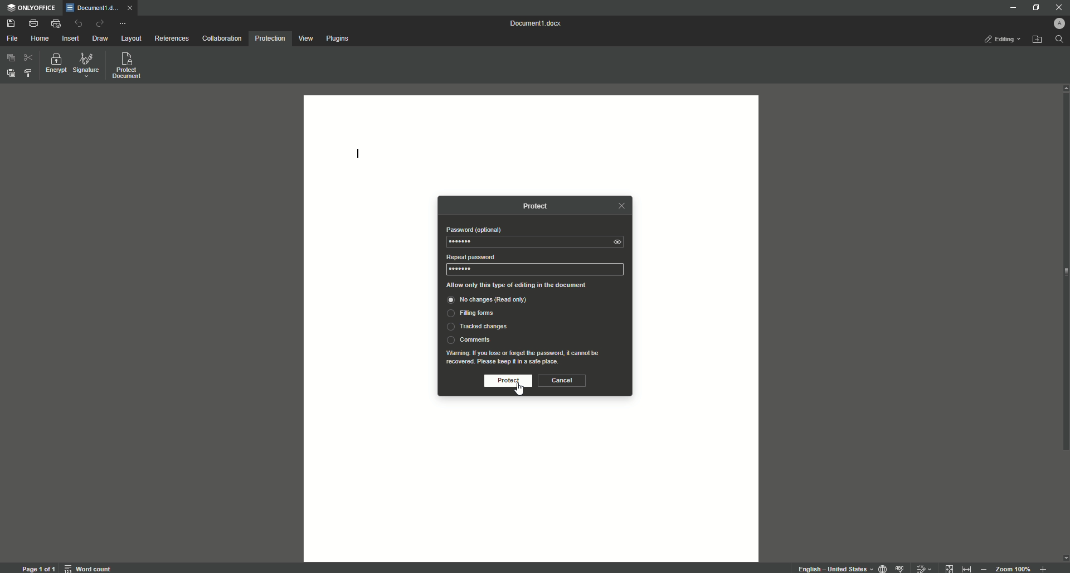  I want to click on Cancel, so click(562, 380).